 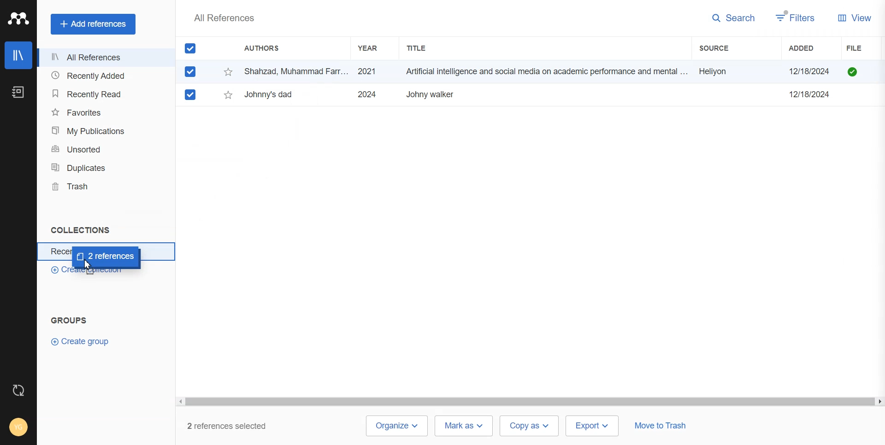 I want to click on Drag Cursor, so click(x=107, y=258).